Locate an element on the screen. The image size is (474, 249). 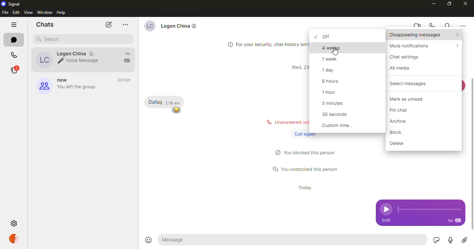
record is located at coordinates (450, 240).